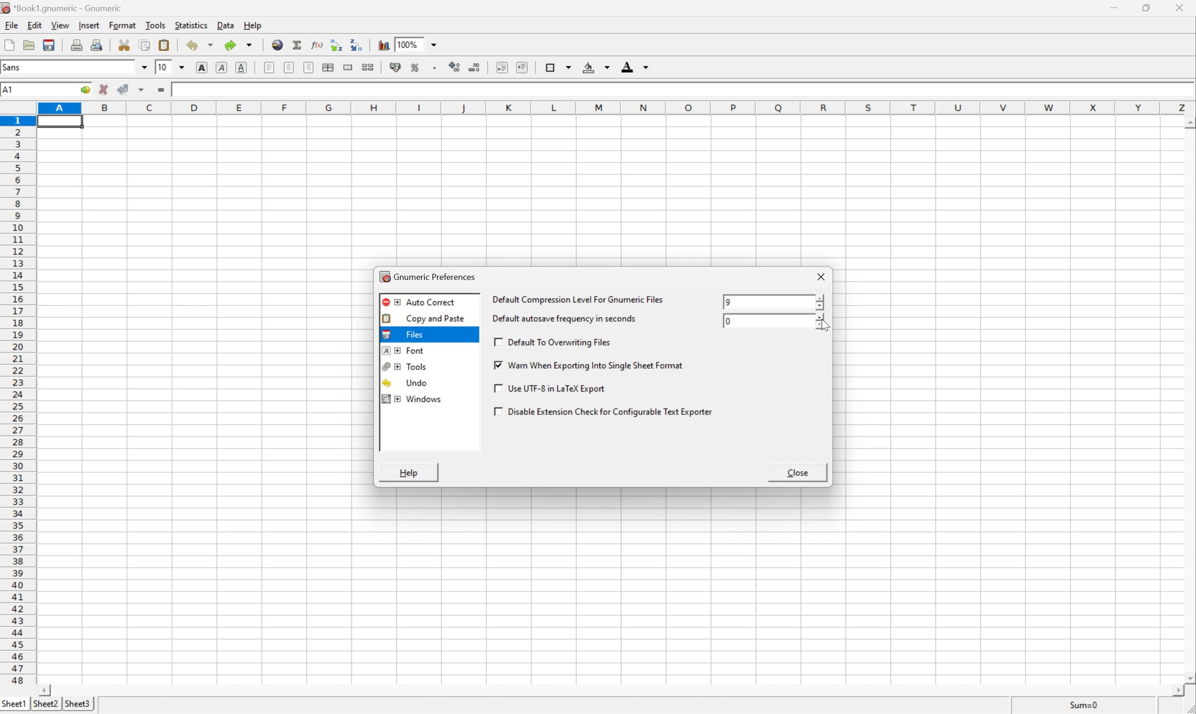 The width and height of the screenshot is (1196, 714). Describe the element at coordinates (1151, 8) in the screenshot. I see `restore down` at that location.